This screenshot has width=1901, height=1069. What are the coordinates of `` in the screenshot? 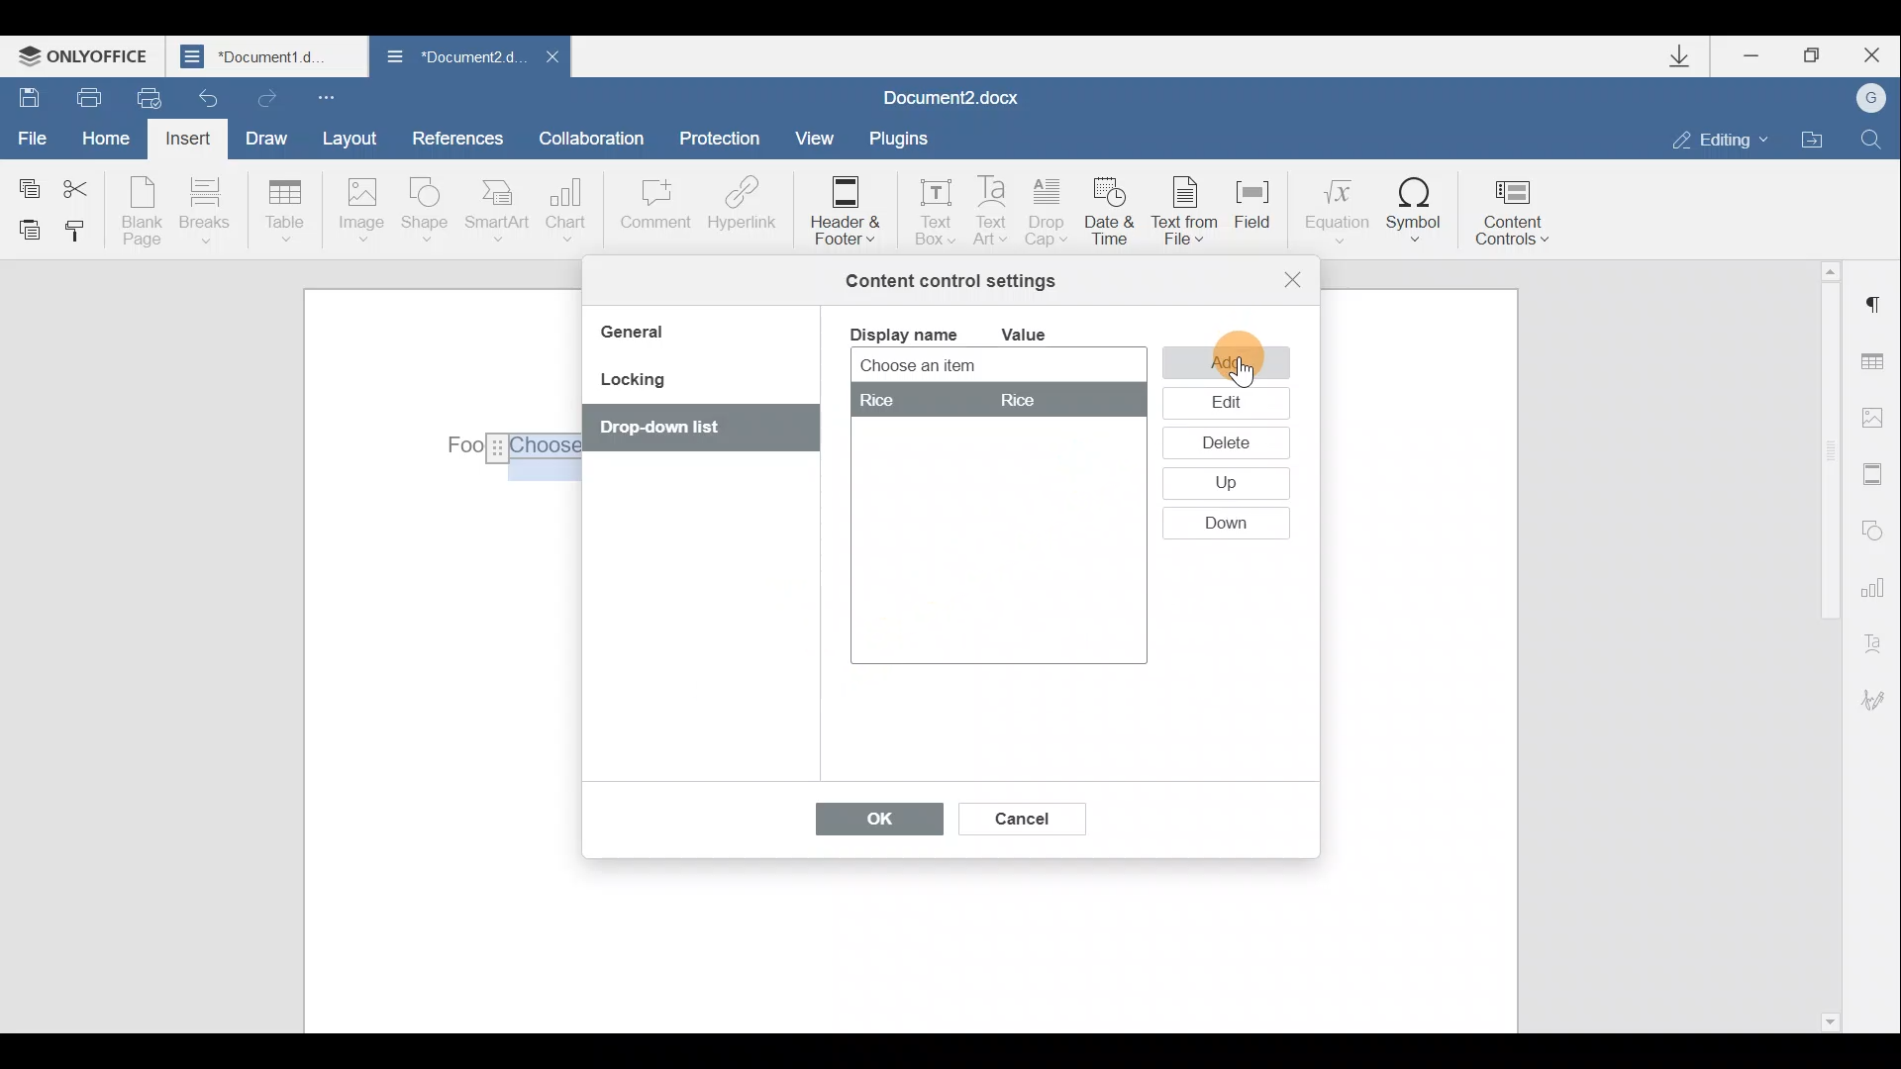 It's located at (509, 445).